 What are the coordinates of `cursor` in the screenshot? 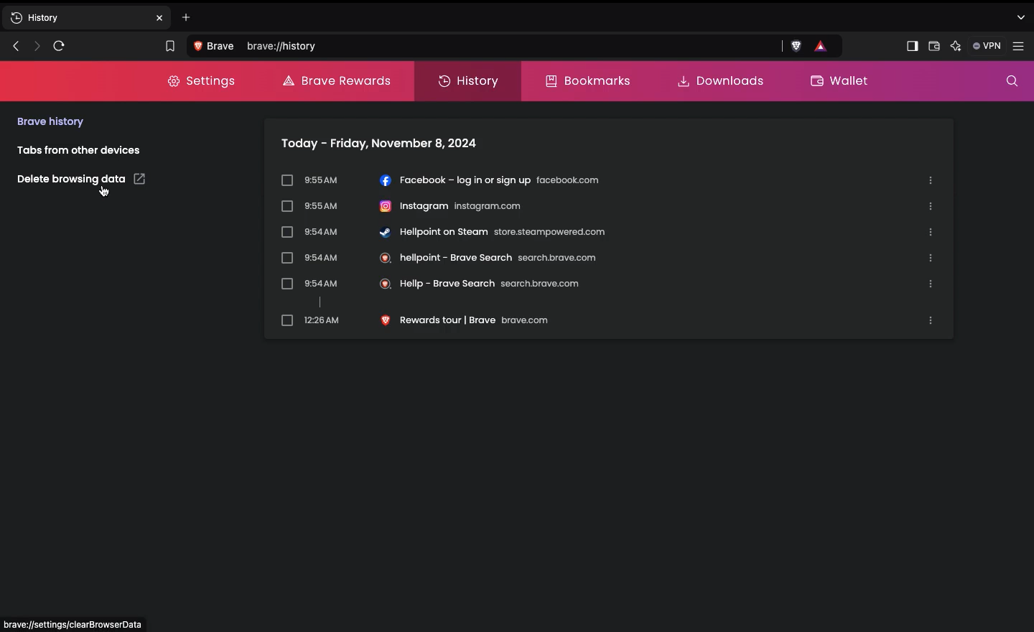 It's located at (103, 192).